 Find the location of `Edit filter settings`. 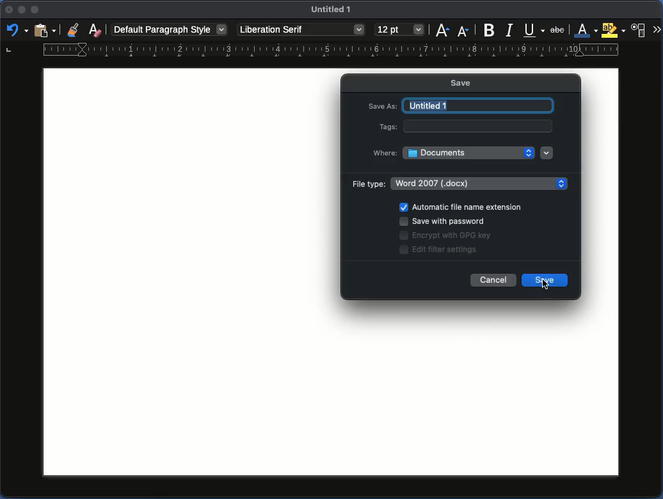

Edit filter settings is located at coordinates (439, 250).